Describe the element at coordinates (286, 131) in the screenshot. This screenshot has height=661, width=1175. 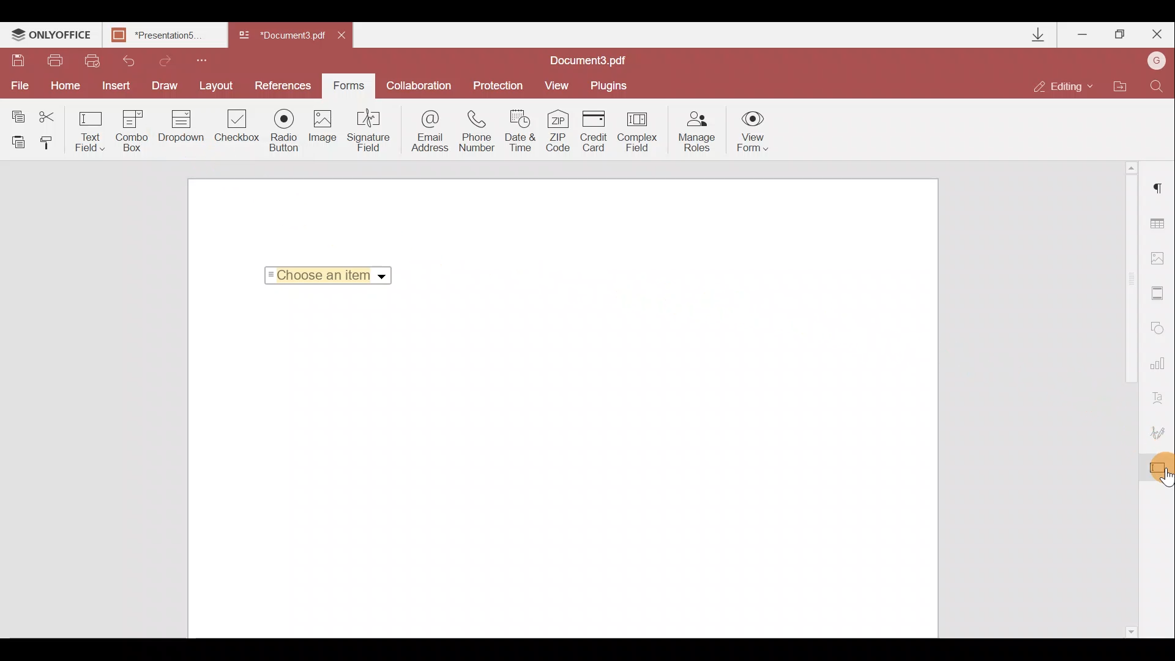
I see `Radio` at that location.